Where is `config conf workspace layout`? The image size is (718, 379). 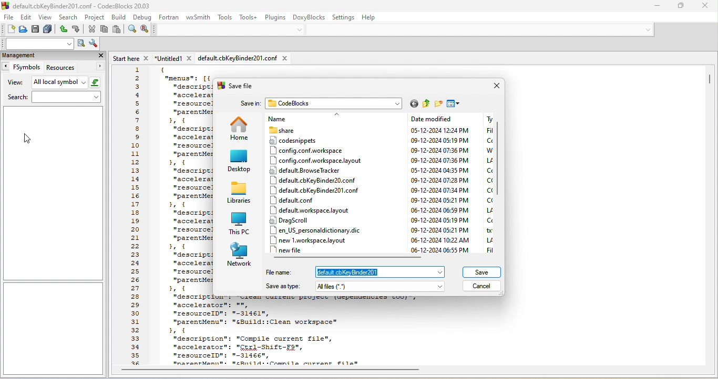 config conf workspace layout is located at coordinates (313, 161).